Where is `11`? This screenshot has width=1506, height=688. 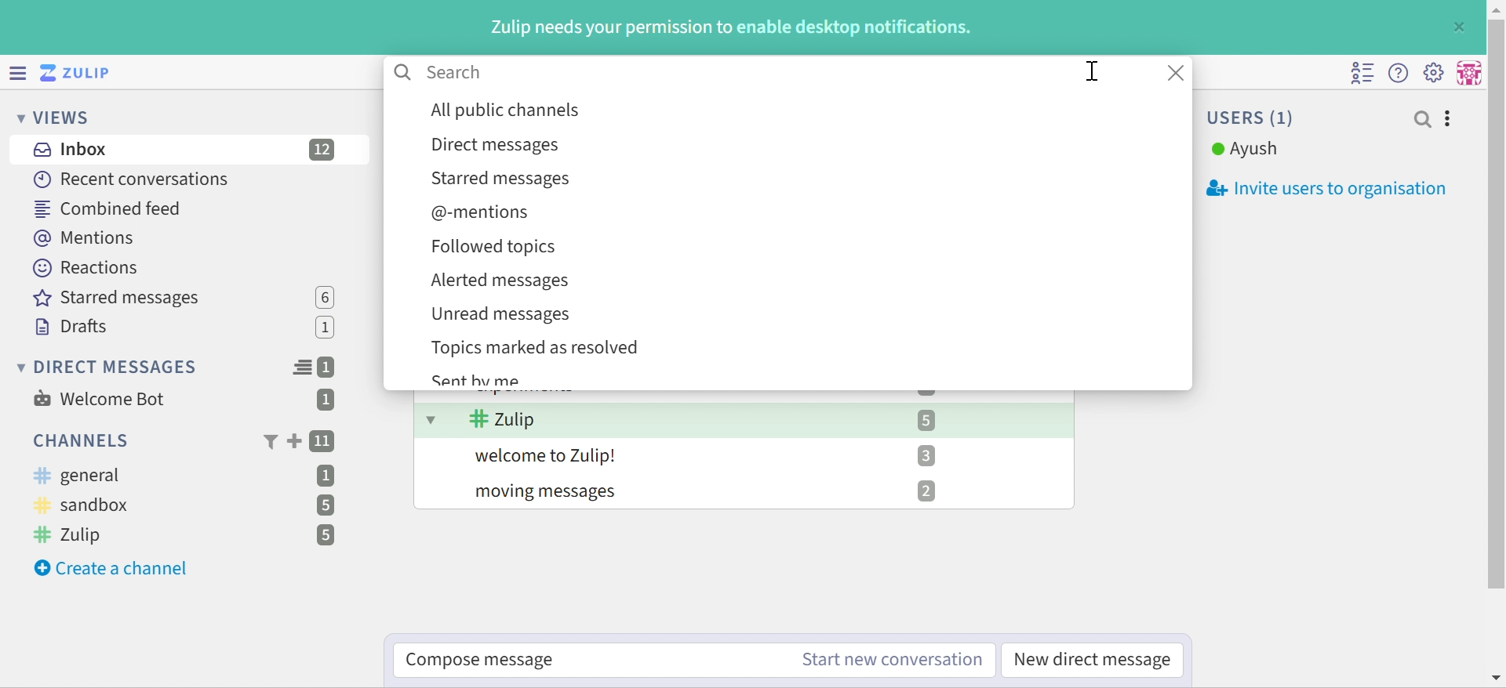 11 is located at coordinates (324, 442).